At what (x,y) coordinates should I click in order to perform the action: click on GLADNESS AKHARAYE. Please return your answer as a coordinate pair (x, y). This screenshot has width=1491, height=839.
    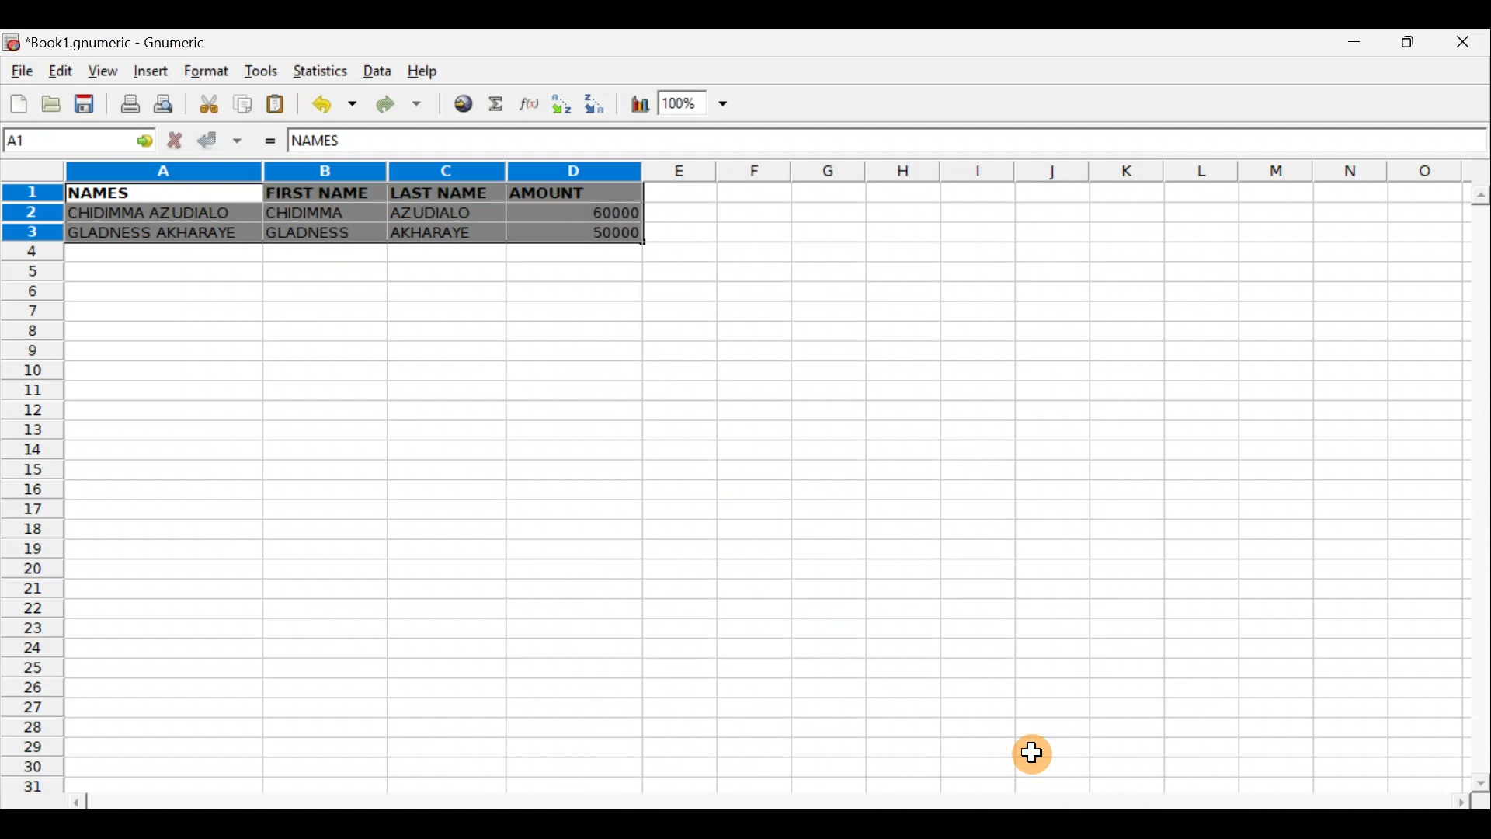
    Looking at the image, I should click on (158, 214).